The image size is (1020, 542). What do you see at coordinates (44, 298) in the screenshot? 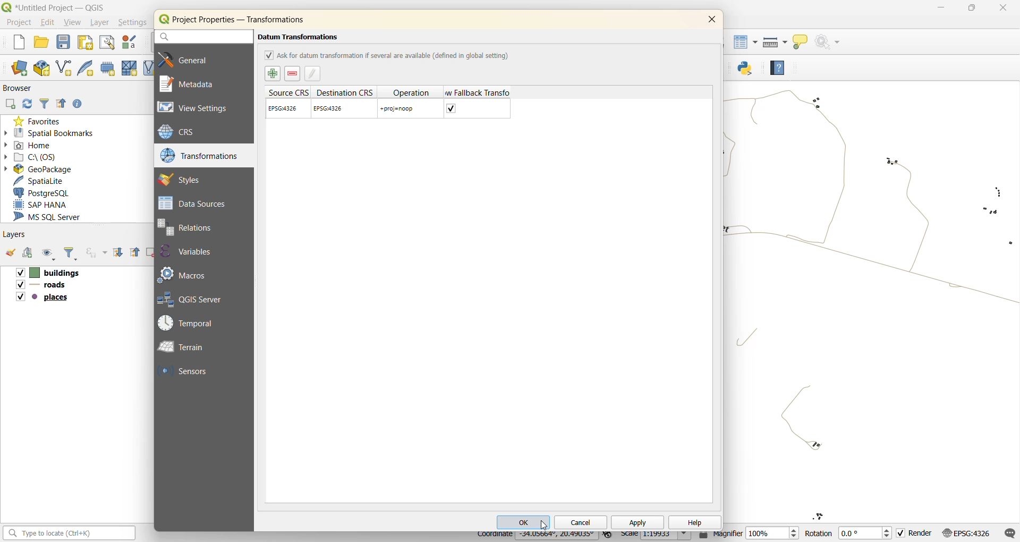
I see `places` at bounding box center [44, 298].